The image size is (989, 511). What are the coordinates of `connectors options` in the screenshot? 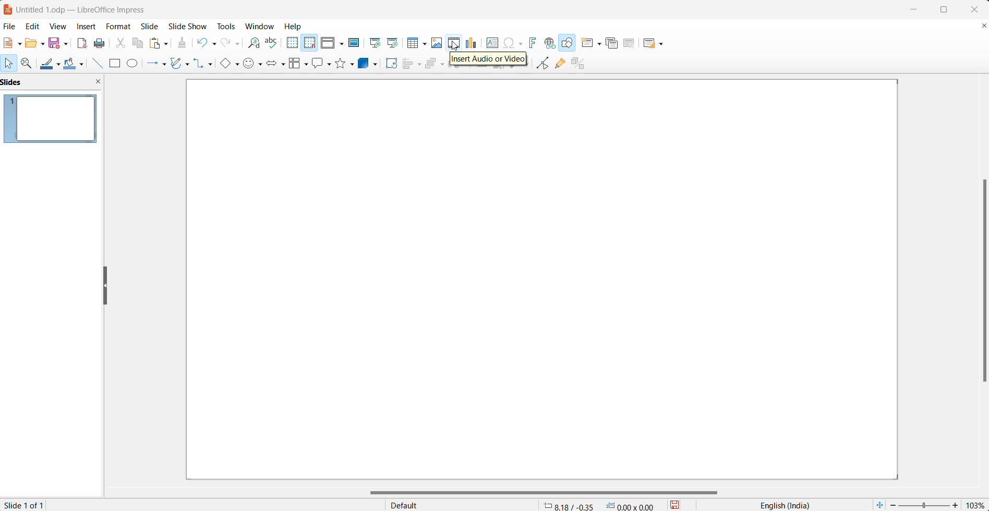 It's located at (211, 65).